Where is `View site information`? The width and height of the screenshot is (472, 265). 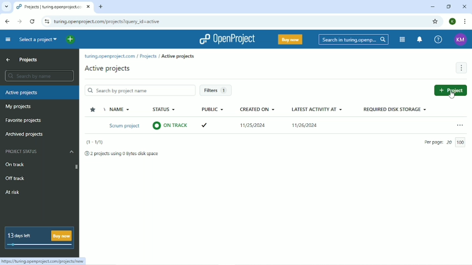 View site information is located at coordinates (46, 21).